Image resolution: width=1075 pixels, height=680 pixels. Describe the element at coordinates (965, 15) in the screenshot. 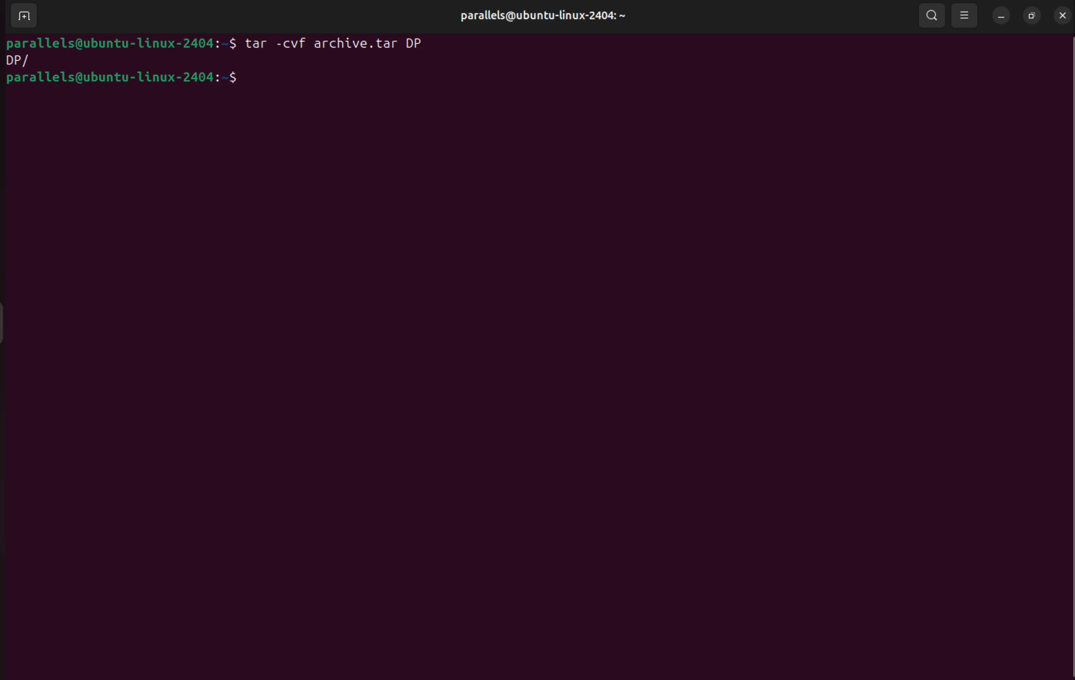

I see `view options` at that location.